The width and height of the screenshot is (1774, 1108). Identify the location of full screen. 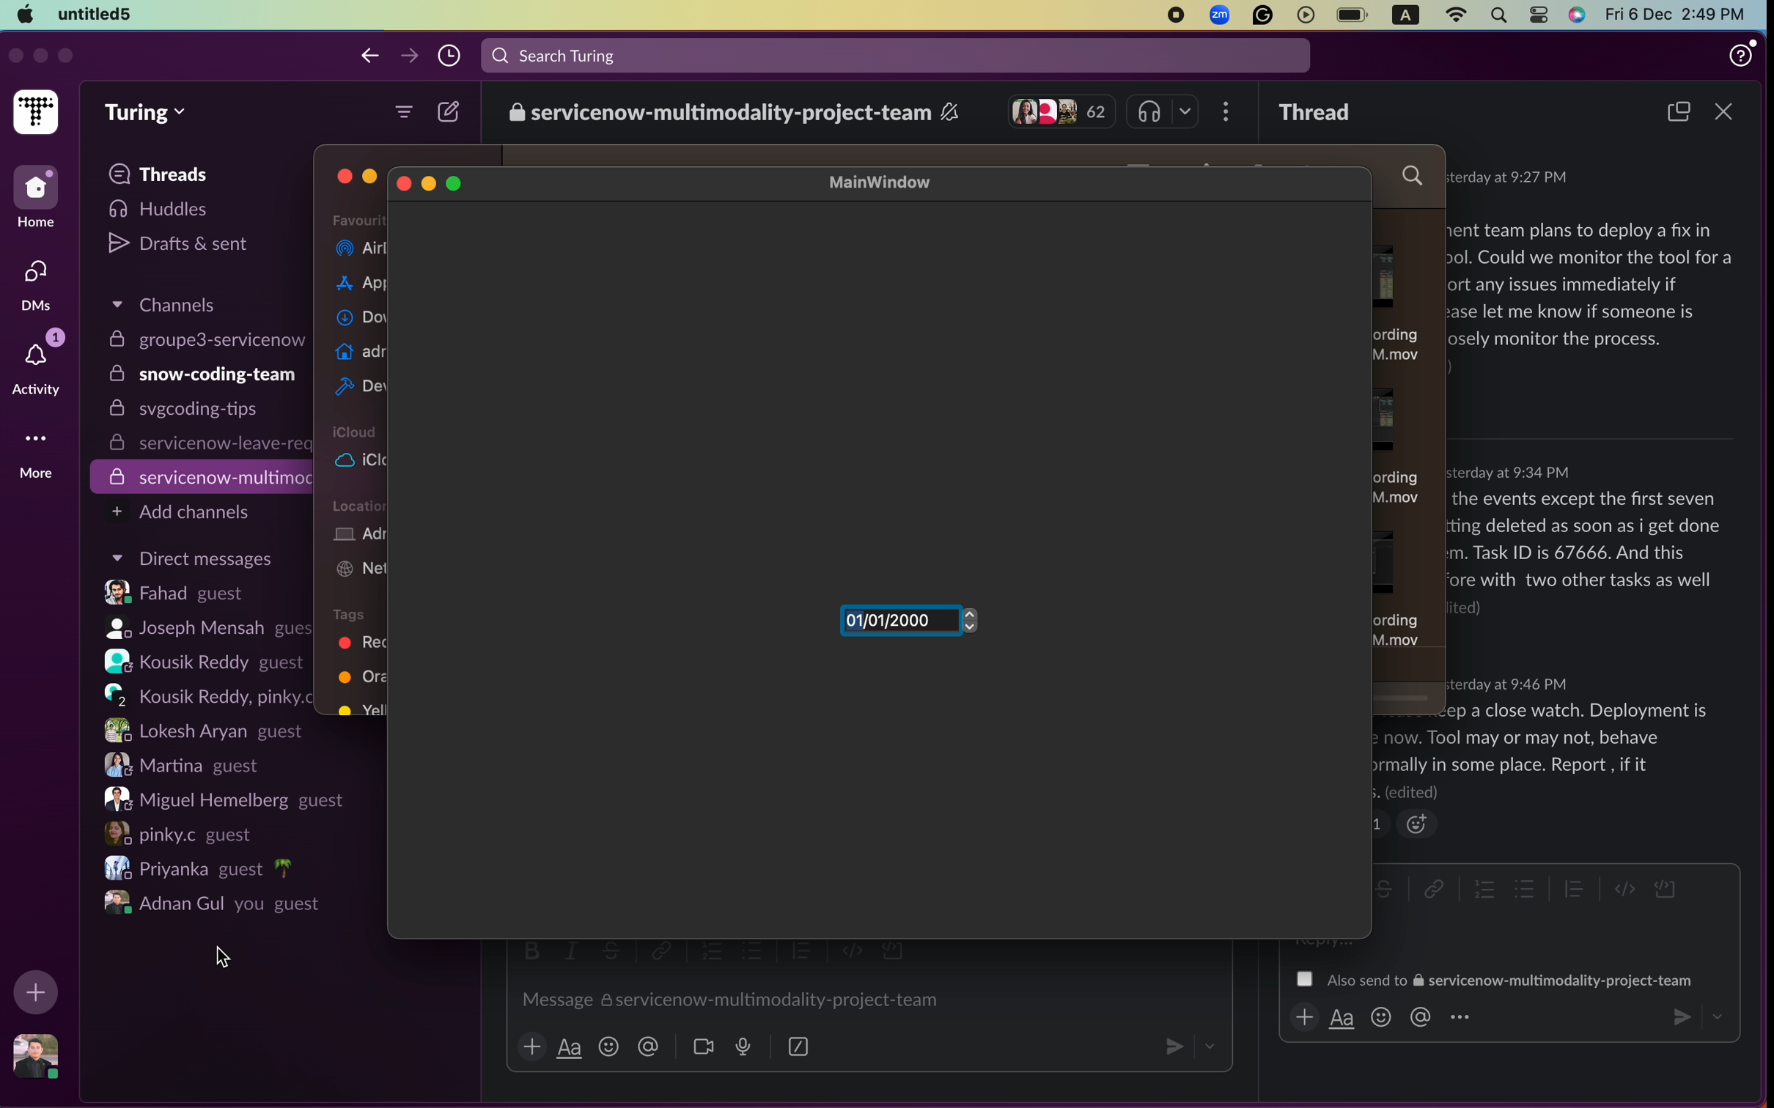
(66, 56).